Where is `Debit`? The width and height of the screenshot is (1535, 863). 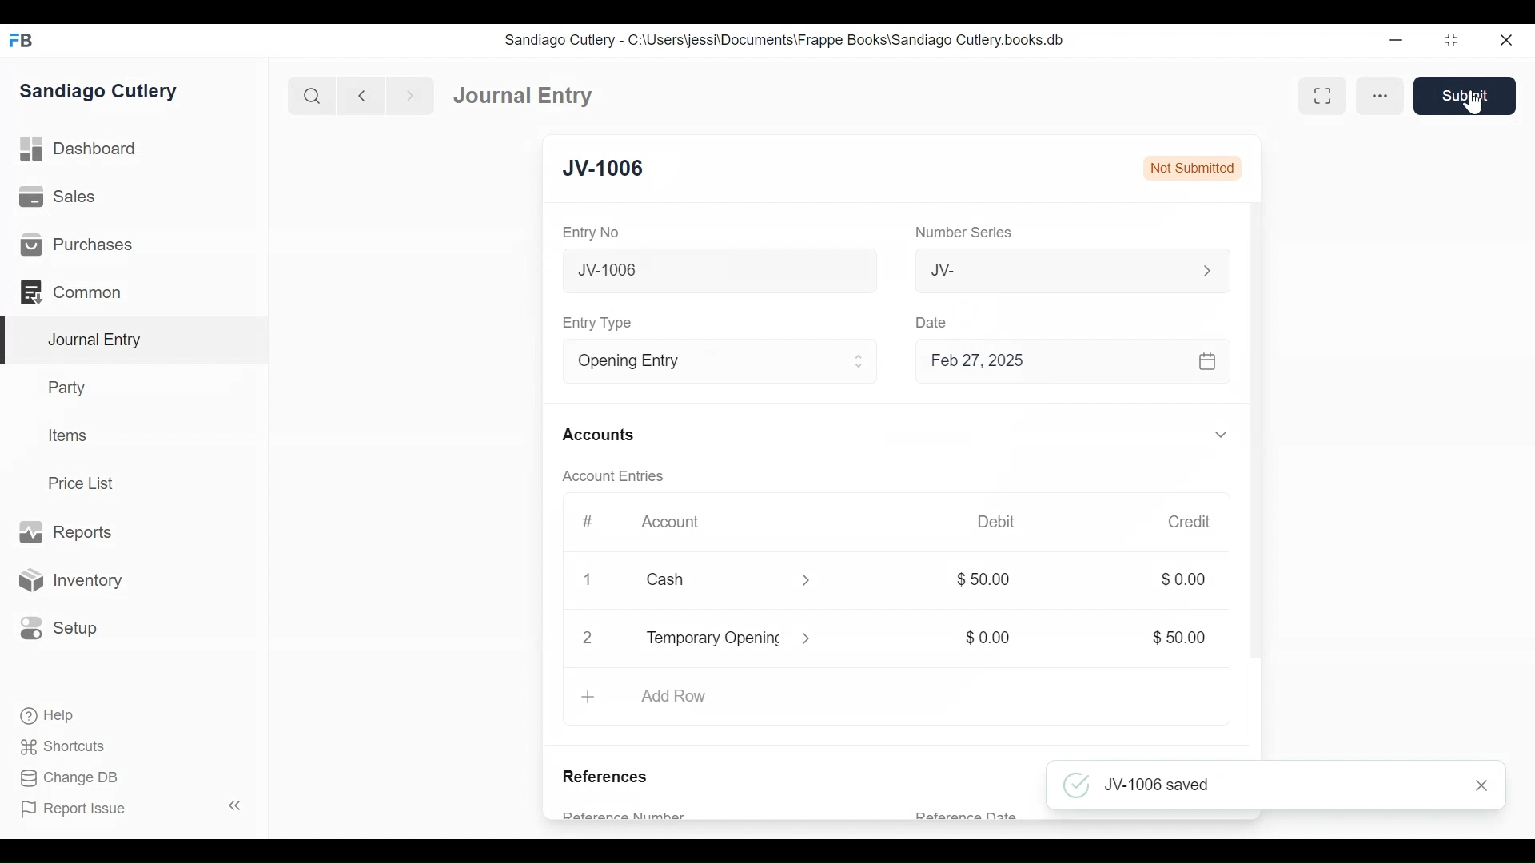
Debit is located at coordinates (998, 520).